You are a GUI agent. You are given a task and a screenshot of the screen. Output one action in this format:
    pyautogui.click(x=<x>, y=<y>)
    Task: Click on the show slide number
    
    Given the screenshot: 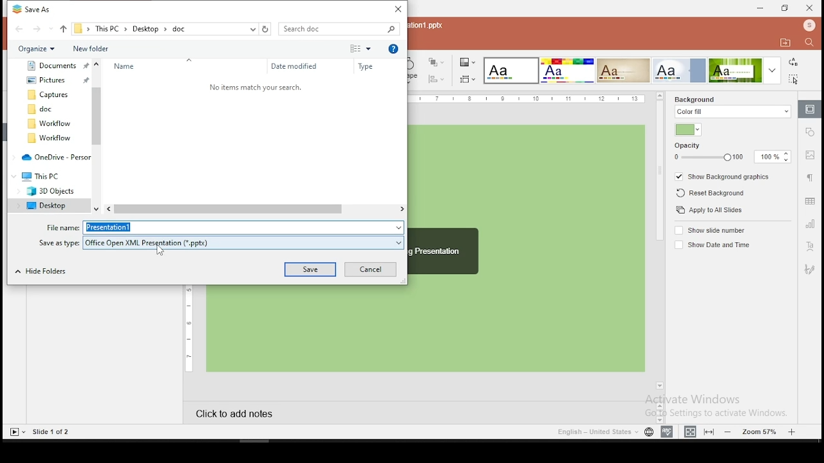 What is the action you would take?
    pyautogui.click(x=713, y=230)
    